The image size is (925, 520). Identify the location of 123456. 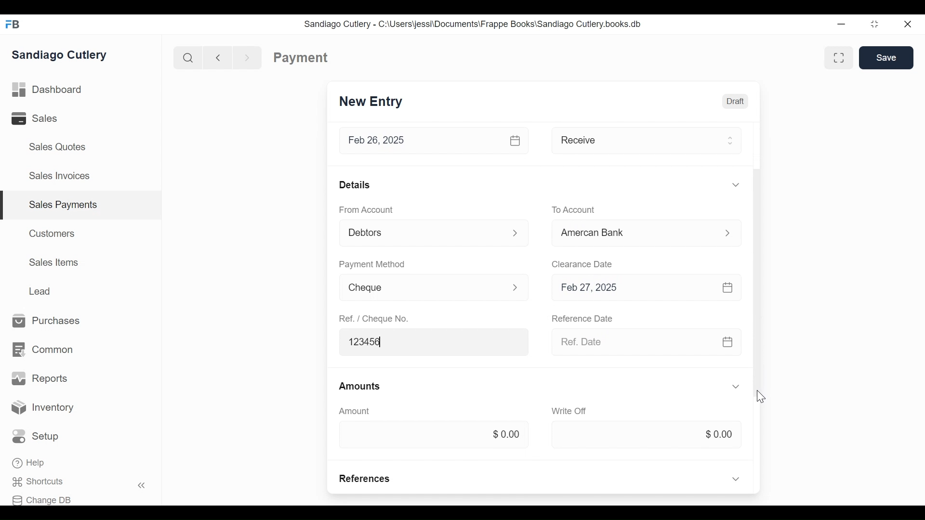
(435, 341).